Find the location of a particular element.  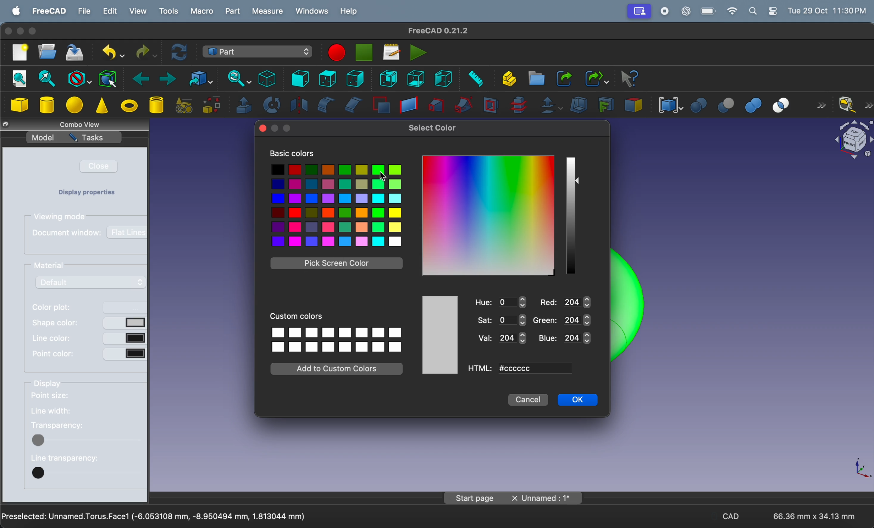

edit is located at coordinates (111, 11).